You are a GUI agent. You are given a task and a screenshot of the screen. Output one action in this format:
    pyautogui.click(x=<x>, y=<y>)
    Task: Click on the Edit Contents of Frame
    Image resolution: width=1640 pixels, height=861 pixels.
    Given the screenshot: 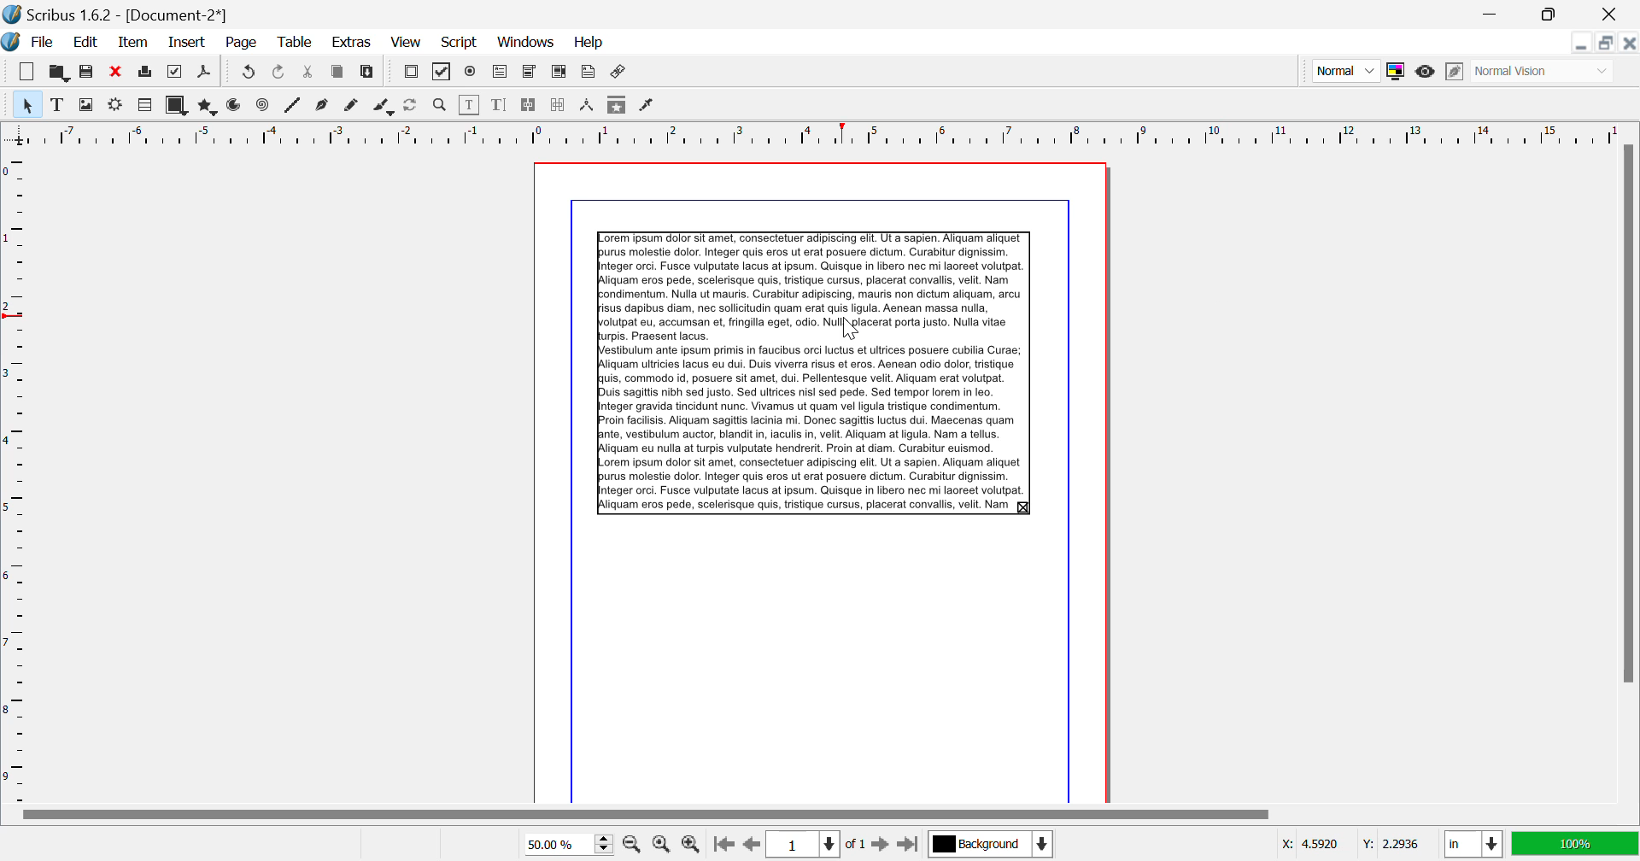 What is the action you would take?
    pyautogui.click(x=471, y=105)
    